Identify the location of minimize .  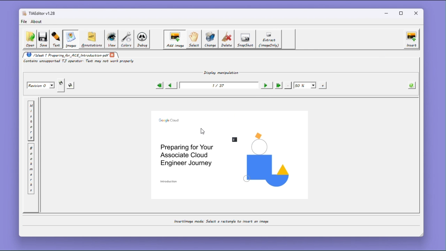
(386, 13).